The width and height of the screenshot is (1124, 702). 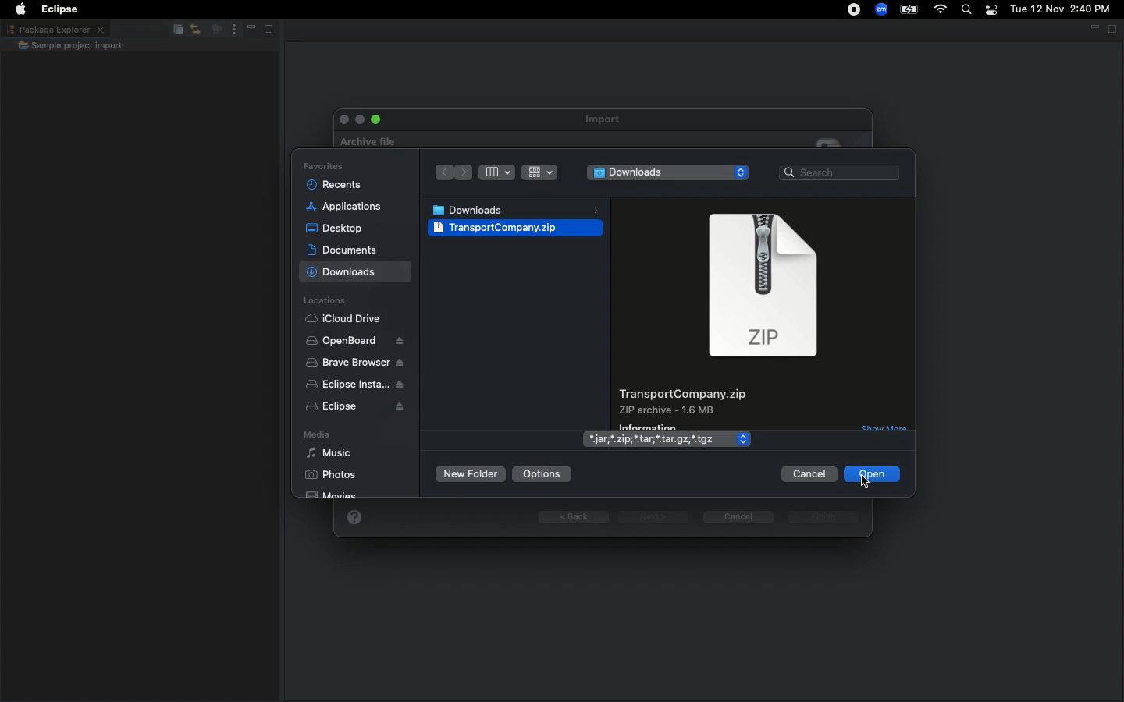 I want to click on show more, so click(x=884, y=427).